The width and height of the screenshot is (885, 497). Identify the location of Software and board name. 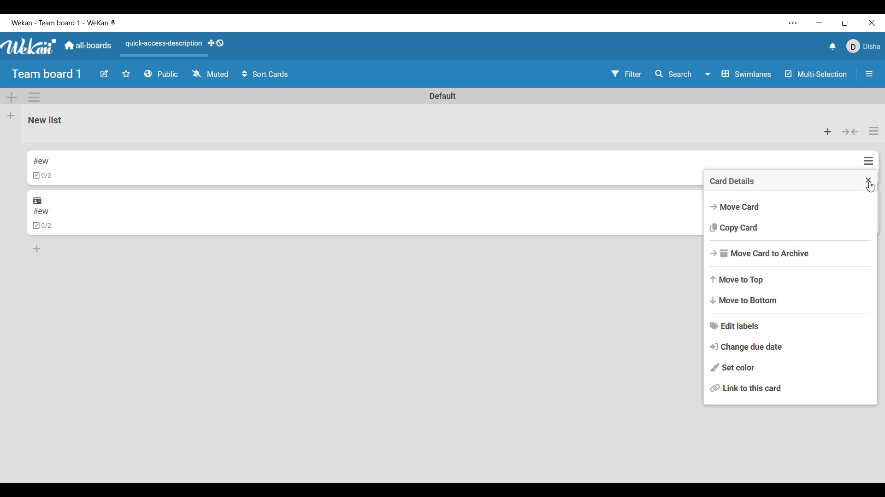
(64, 23).